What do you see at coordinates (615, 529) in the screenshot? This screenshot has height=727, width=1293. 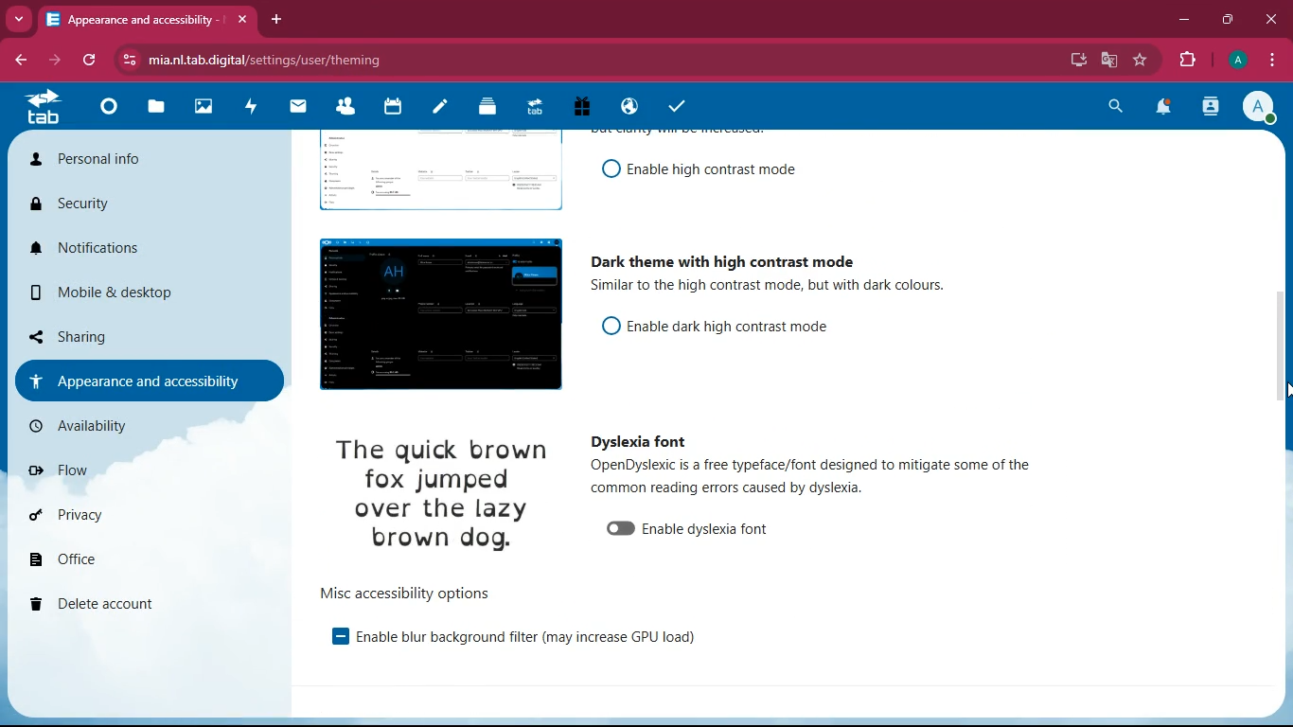 I see `on/off` at bounding box center [615, 529].